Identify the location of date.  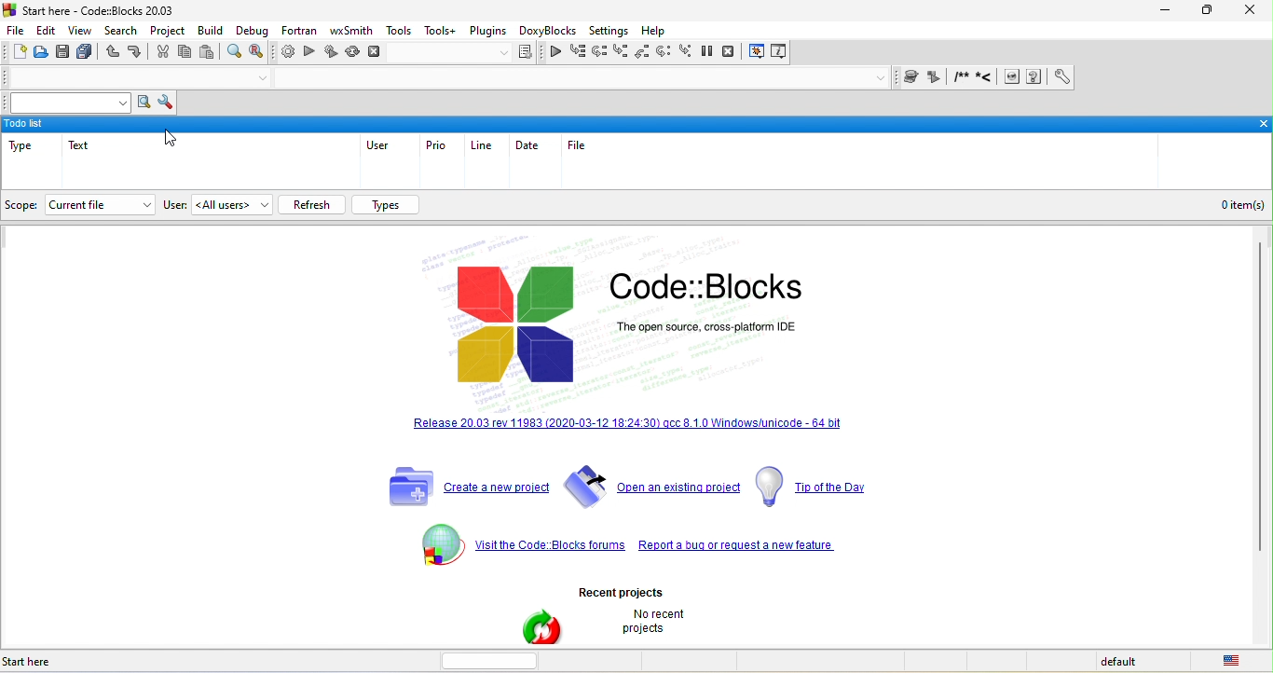
(528, 146).